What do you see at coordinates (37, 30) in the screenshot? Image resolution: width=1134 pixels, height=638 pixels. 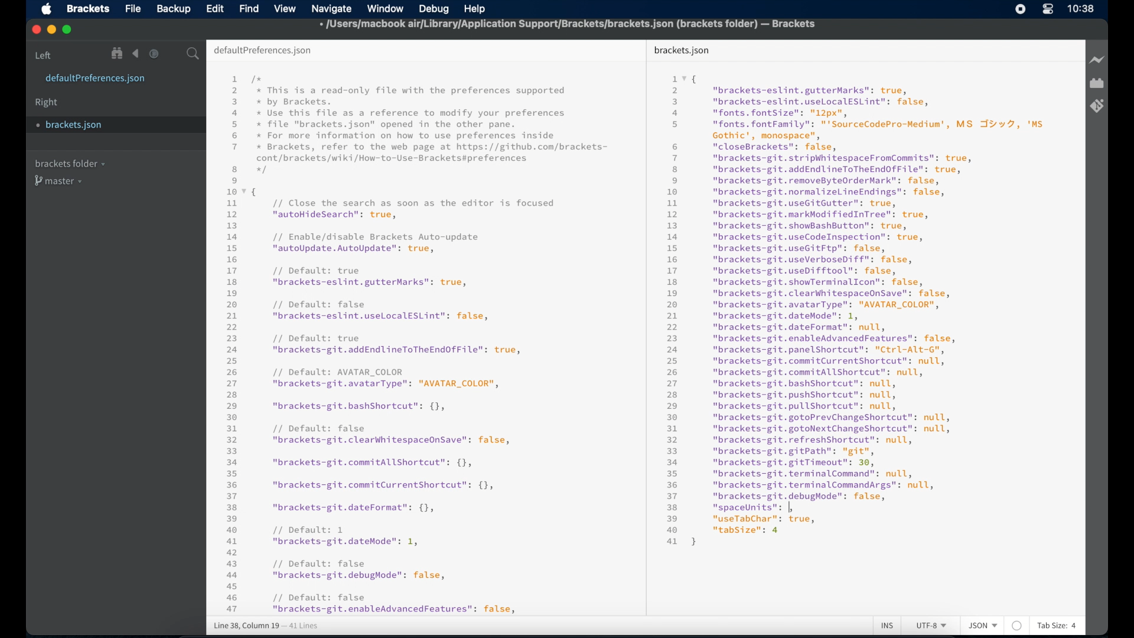 I see `close` at bounding box center [37, 30].